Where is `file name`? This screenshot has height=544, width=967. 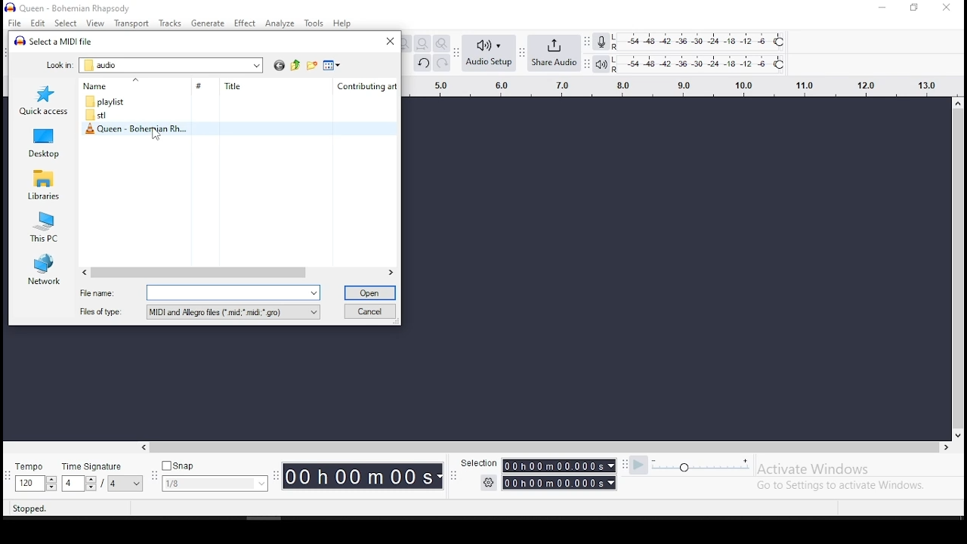
file name is located at coordinates (202, 292).